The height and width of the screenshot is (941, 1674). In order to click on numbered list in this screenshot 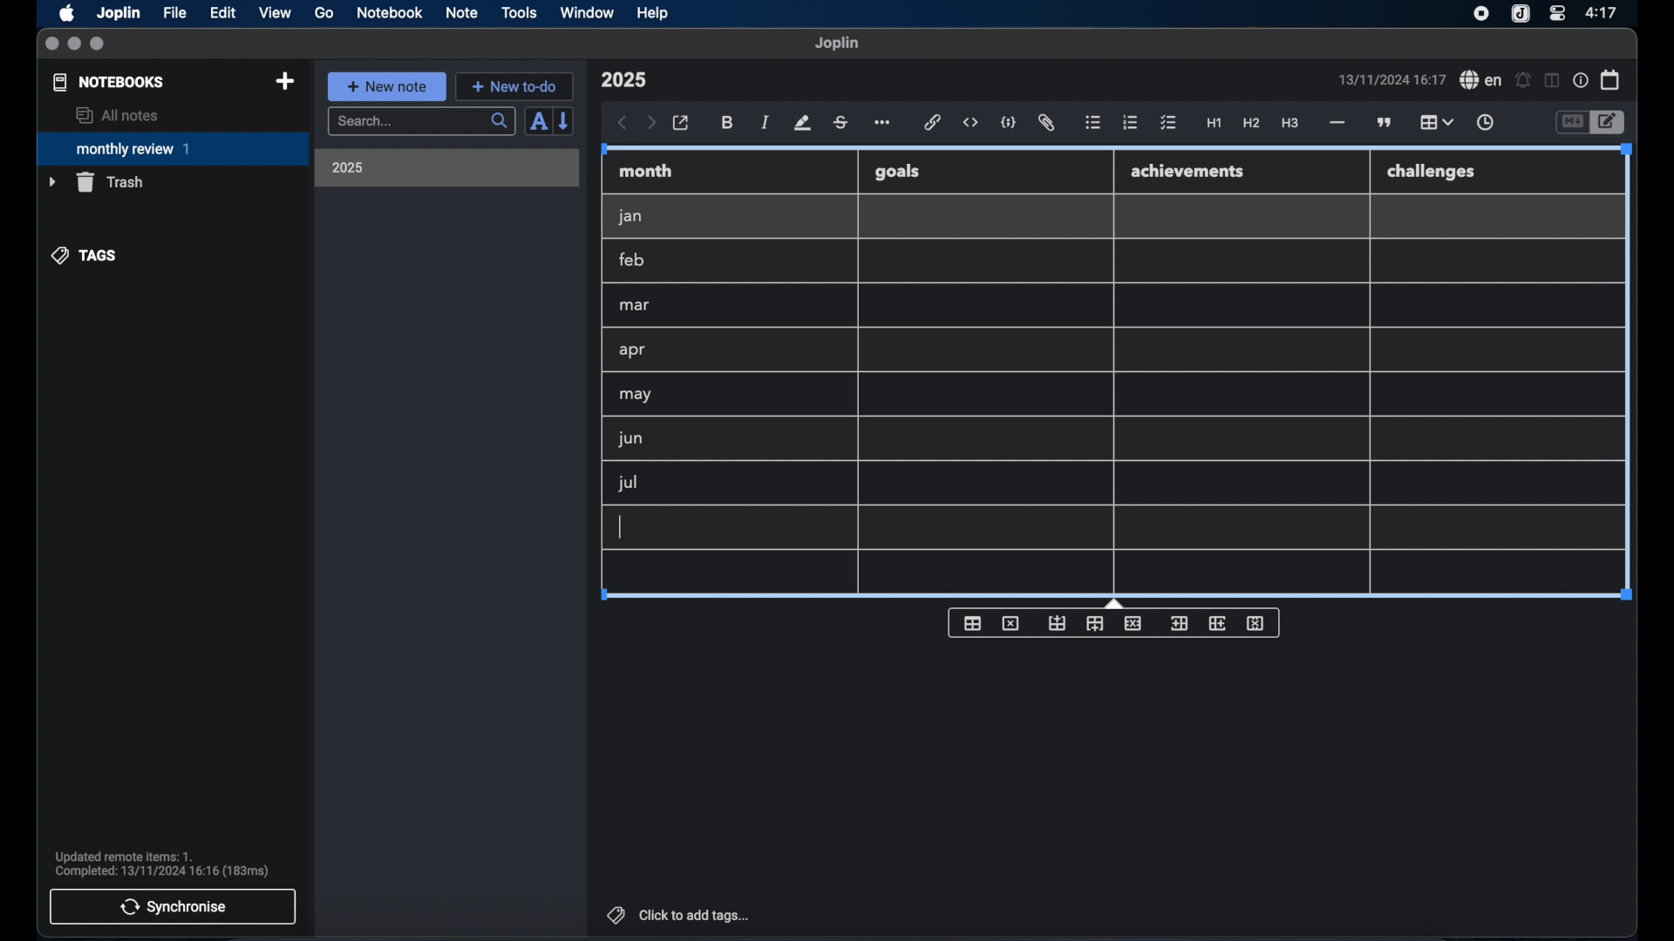, I will do `click(1130, 122)`.